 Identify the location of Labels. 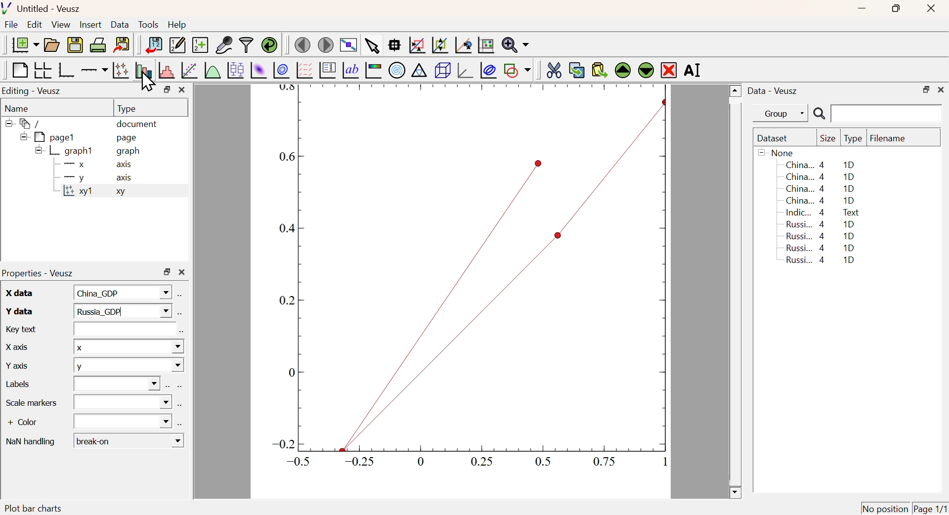
(25, 385).